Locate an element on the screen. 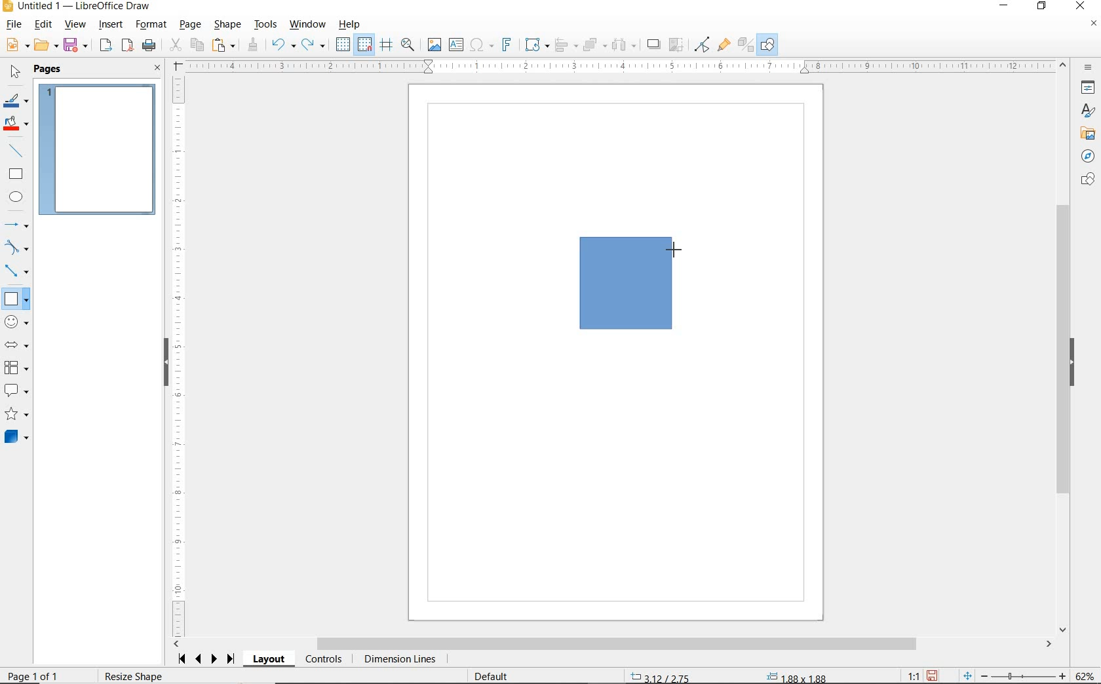  CROP IMAGE is located at coordinates (677, 45).